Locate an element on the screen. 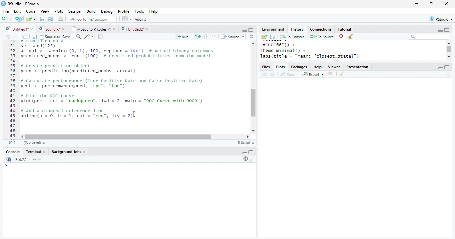  To source is located at coordinates (322, 37).